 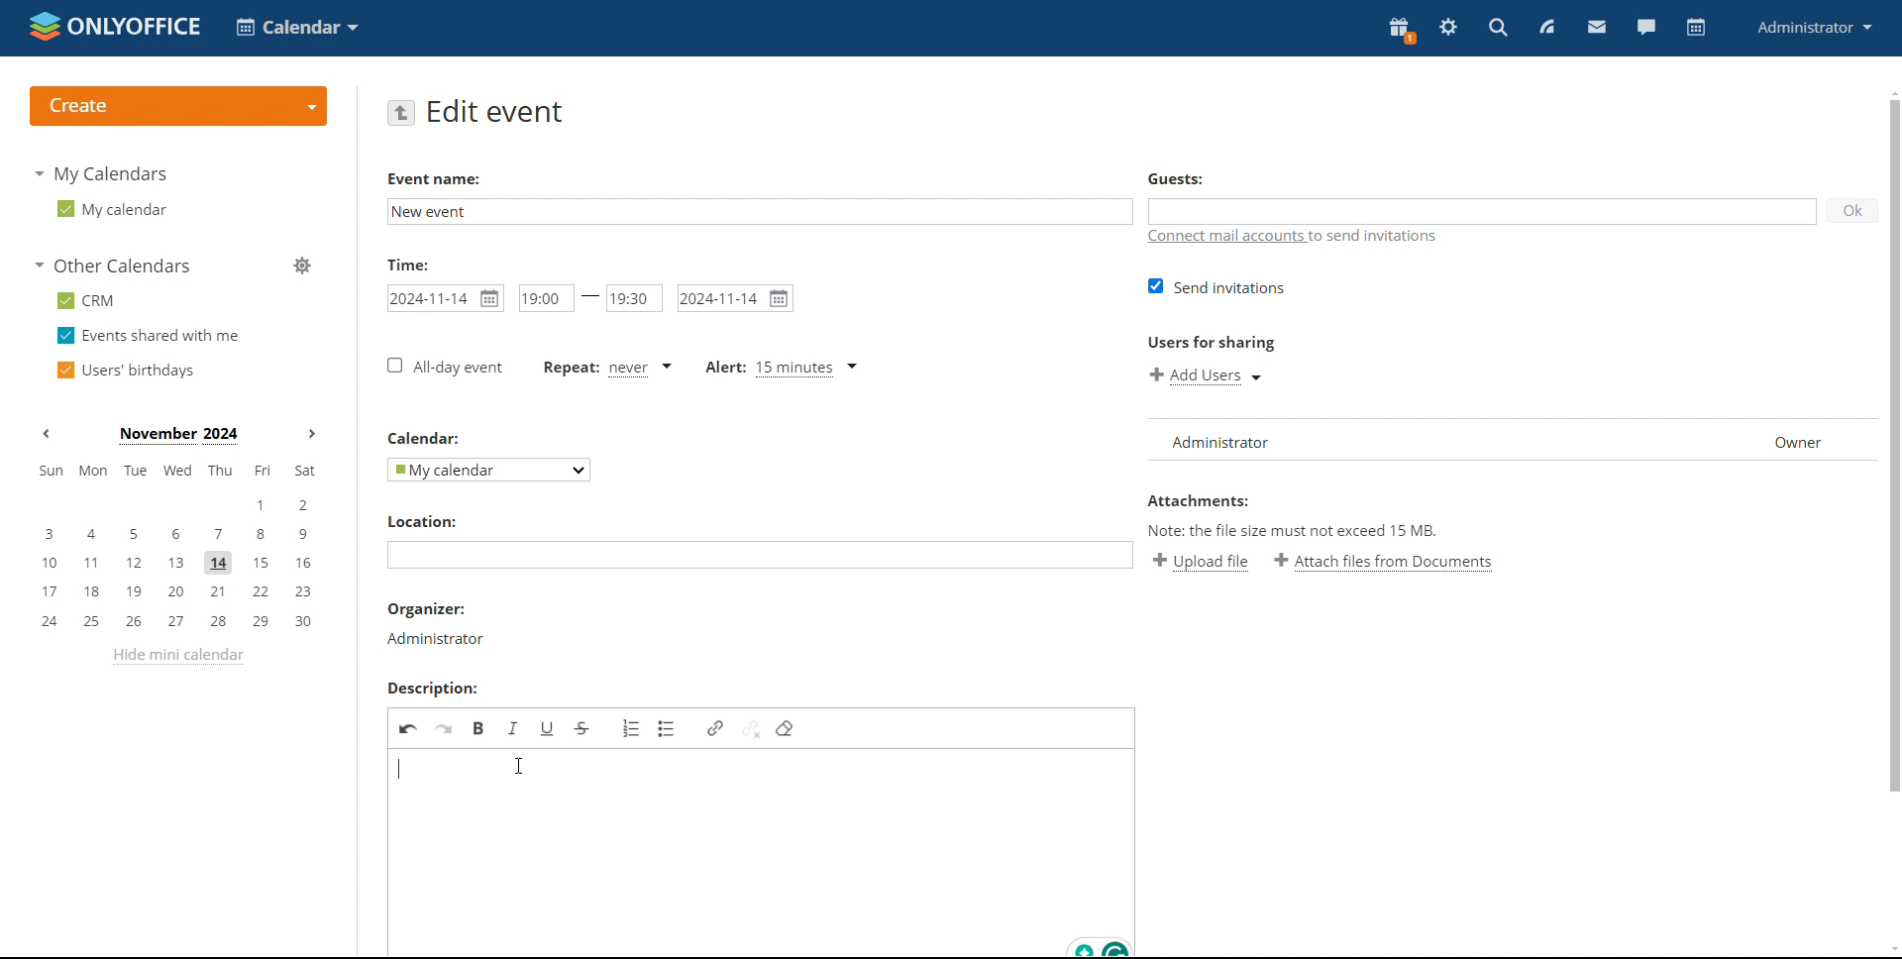 What do you see at coordinates (668, 728) in the screenshot?
I see `insert/remove bulleted list` at bounding box center [668, 728].